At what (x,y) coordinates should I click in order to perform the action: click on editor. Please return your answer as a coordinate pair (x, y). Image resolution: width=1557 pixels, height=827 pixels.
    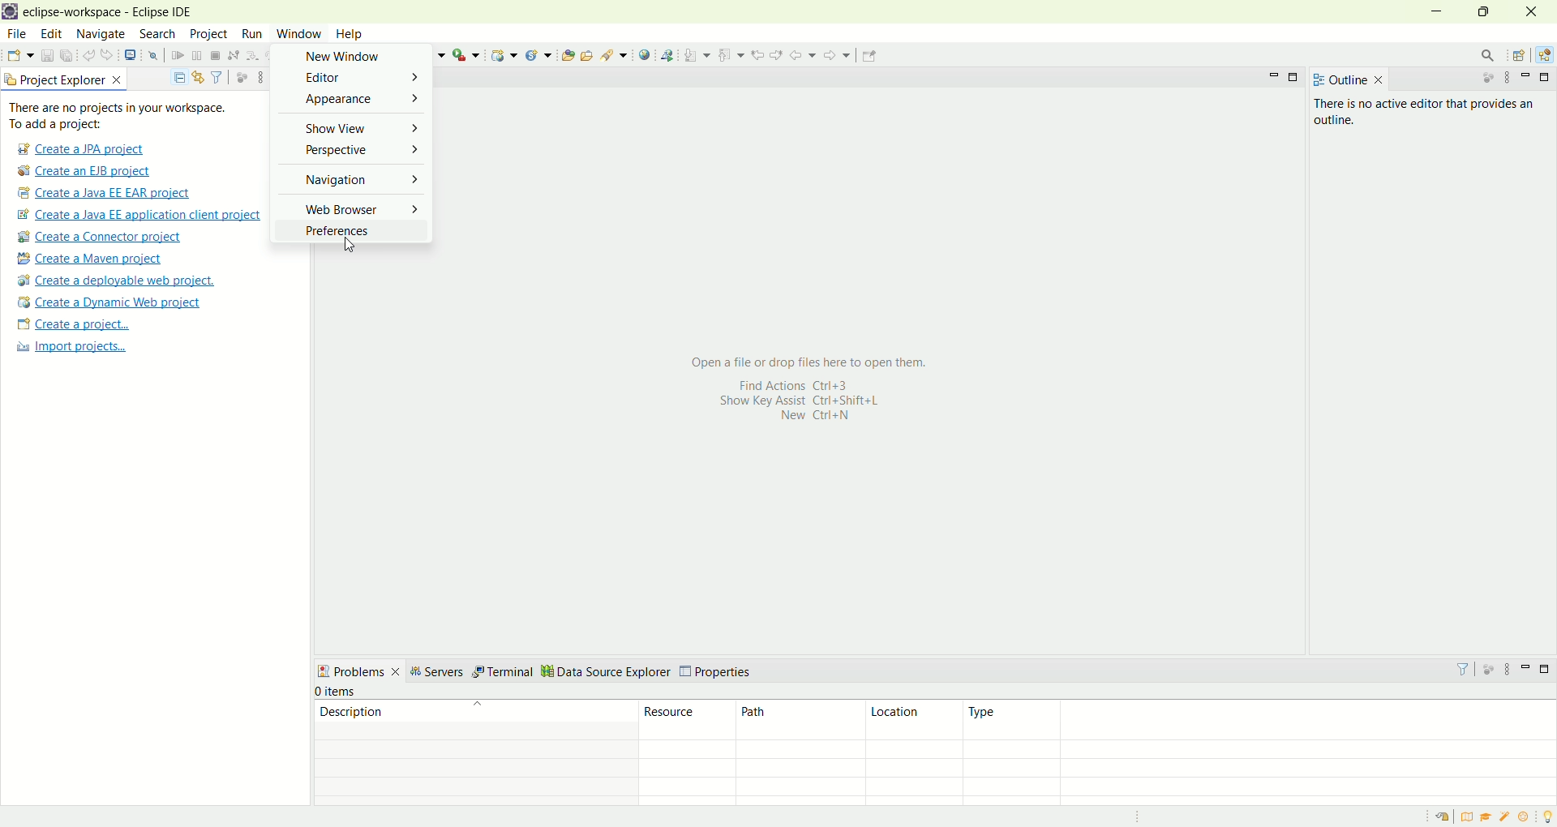
    Looking at the image, I should click on (349, 79).